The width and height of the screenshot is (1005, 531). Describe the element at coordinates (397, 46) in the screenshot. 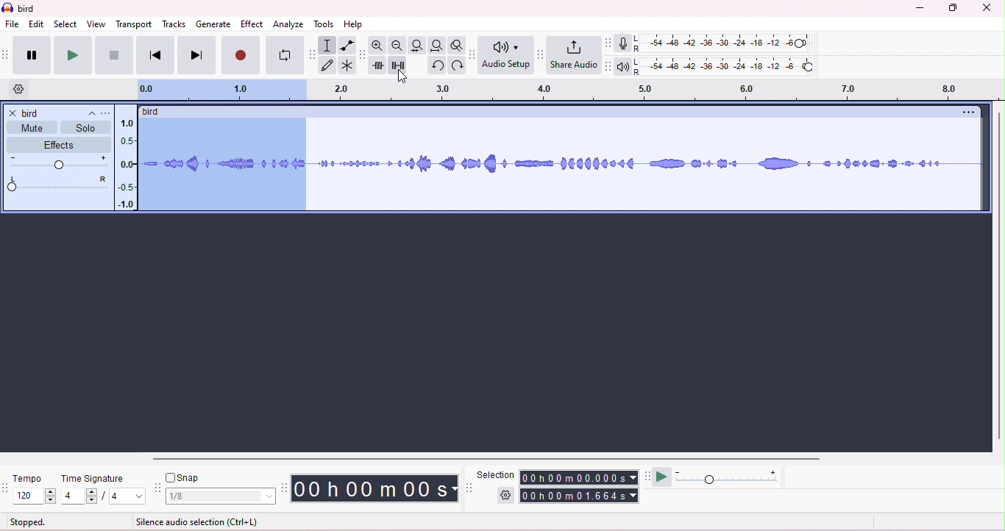

I see `zoom out` at that location.